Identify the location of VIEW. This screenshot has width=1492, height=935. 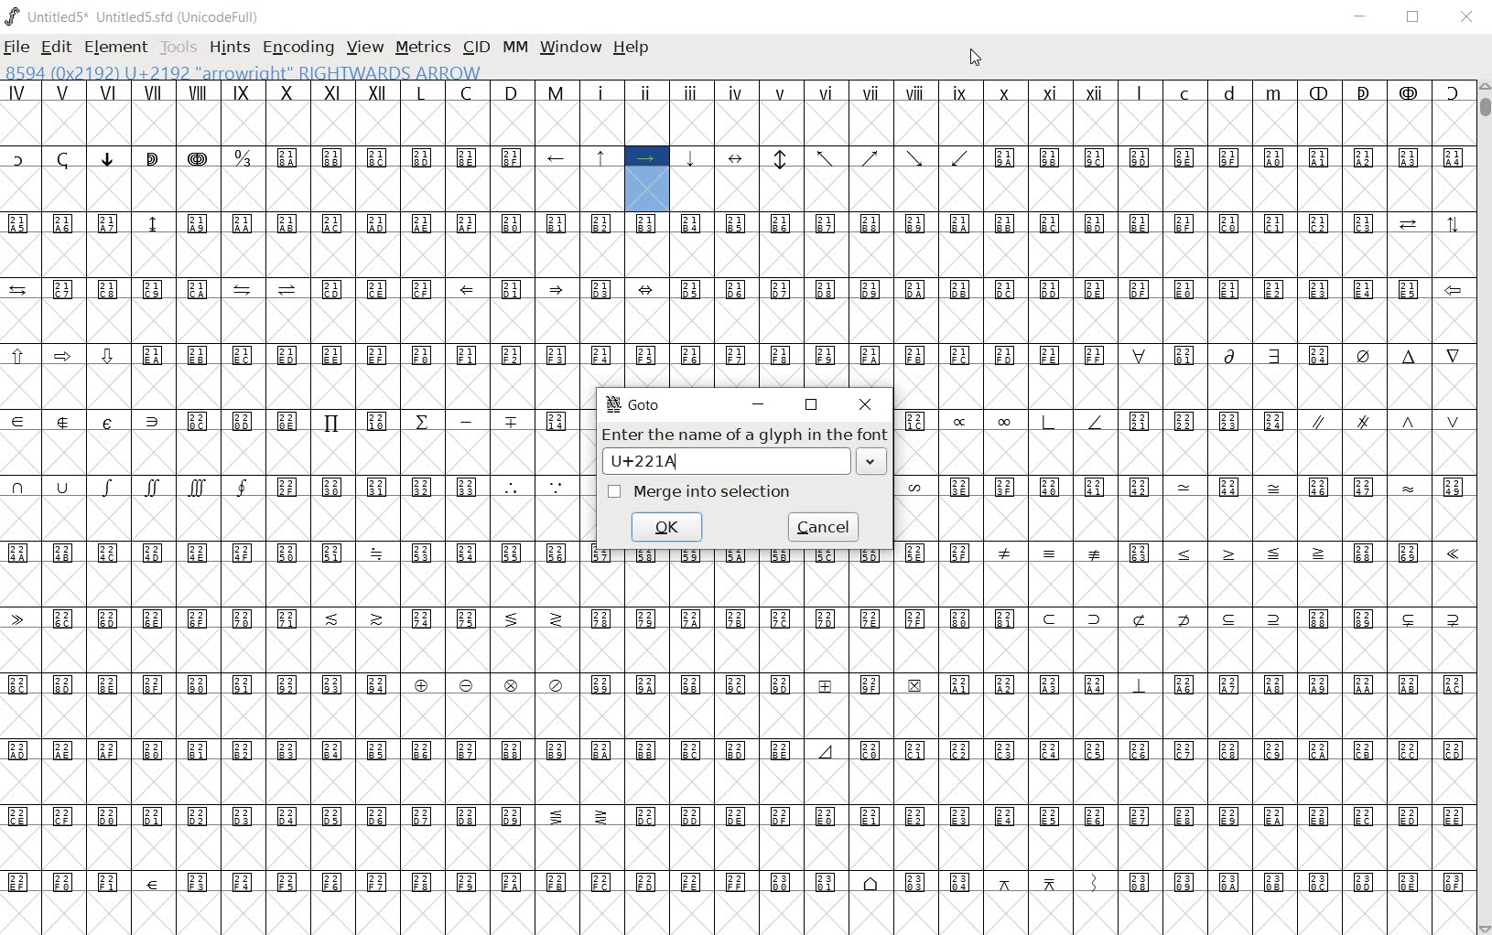
(363, 48).